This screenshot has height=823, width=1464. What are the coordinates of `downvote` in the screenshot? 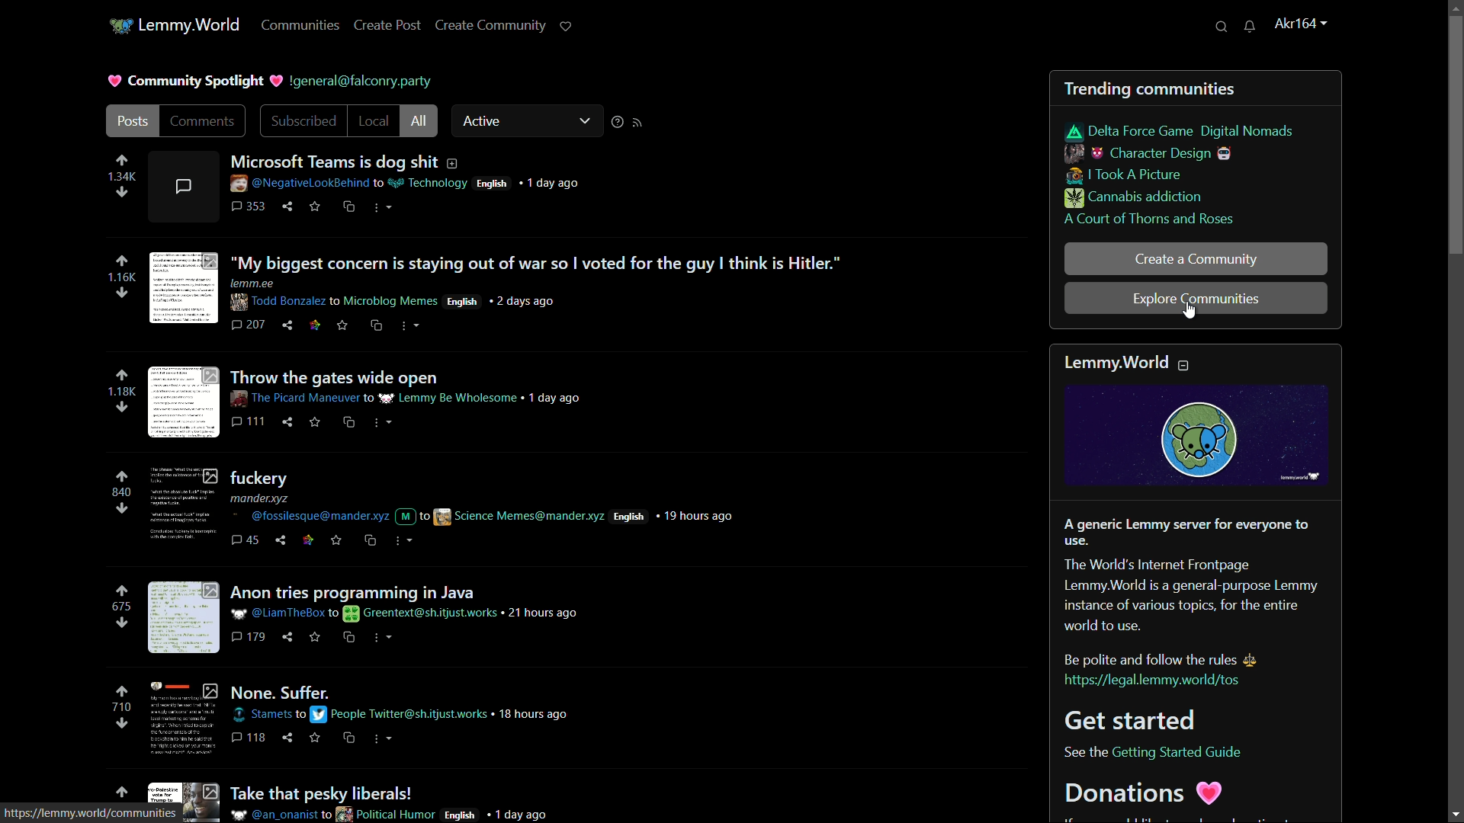 It's located at (120, 623).